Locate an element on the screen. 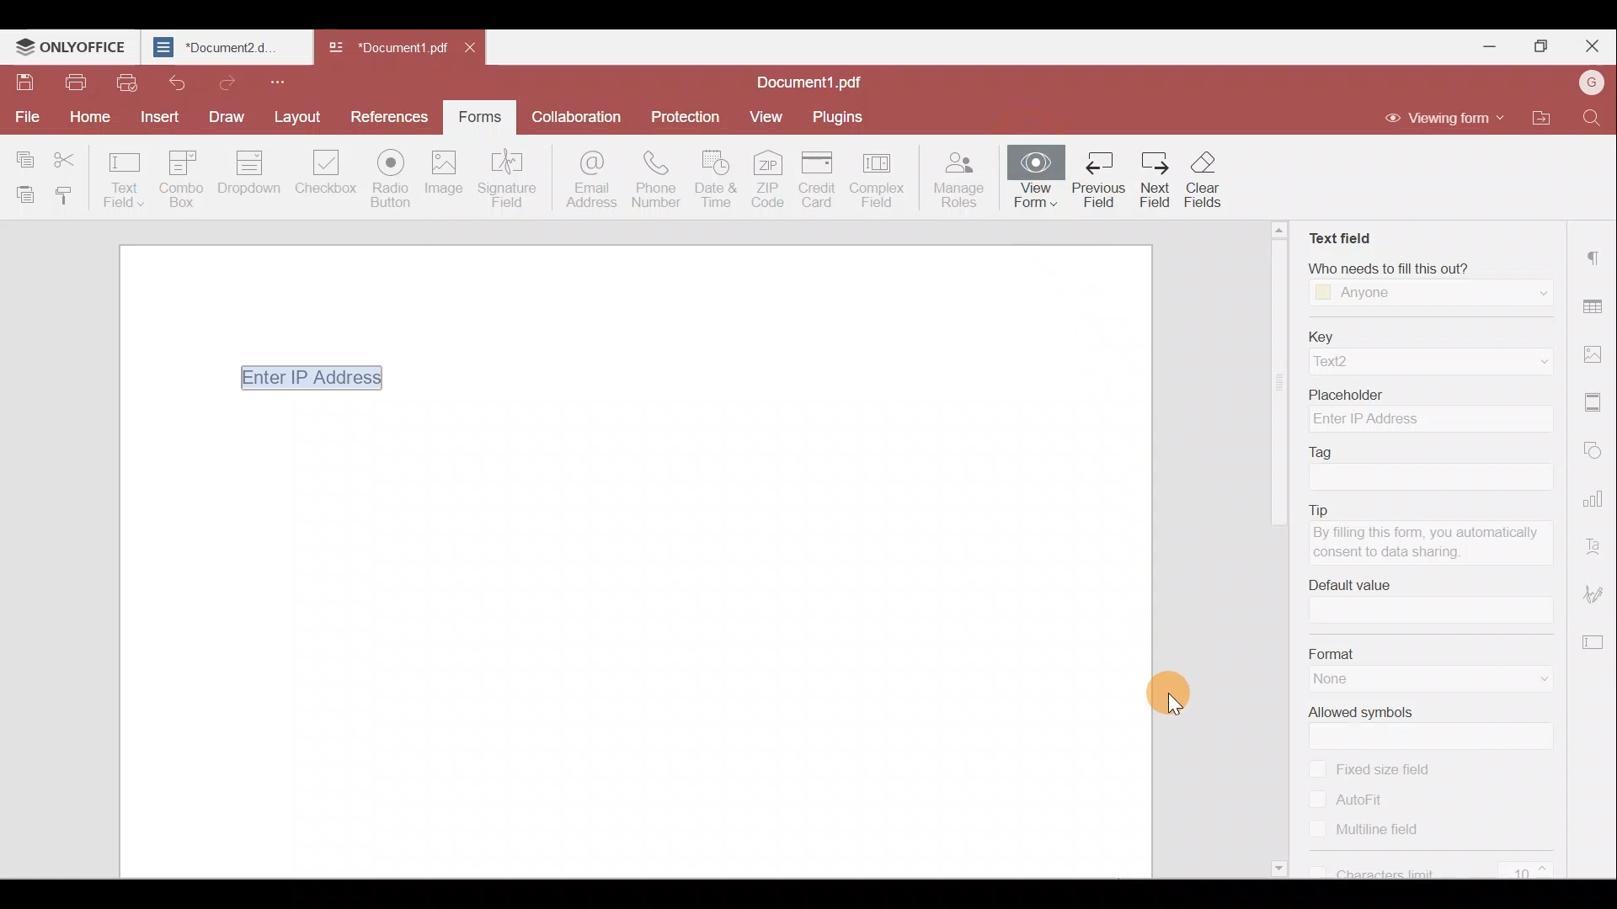  Document1.pdf is located at coordinates (819, 79).